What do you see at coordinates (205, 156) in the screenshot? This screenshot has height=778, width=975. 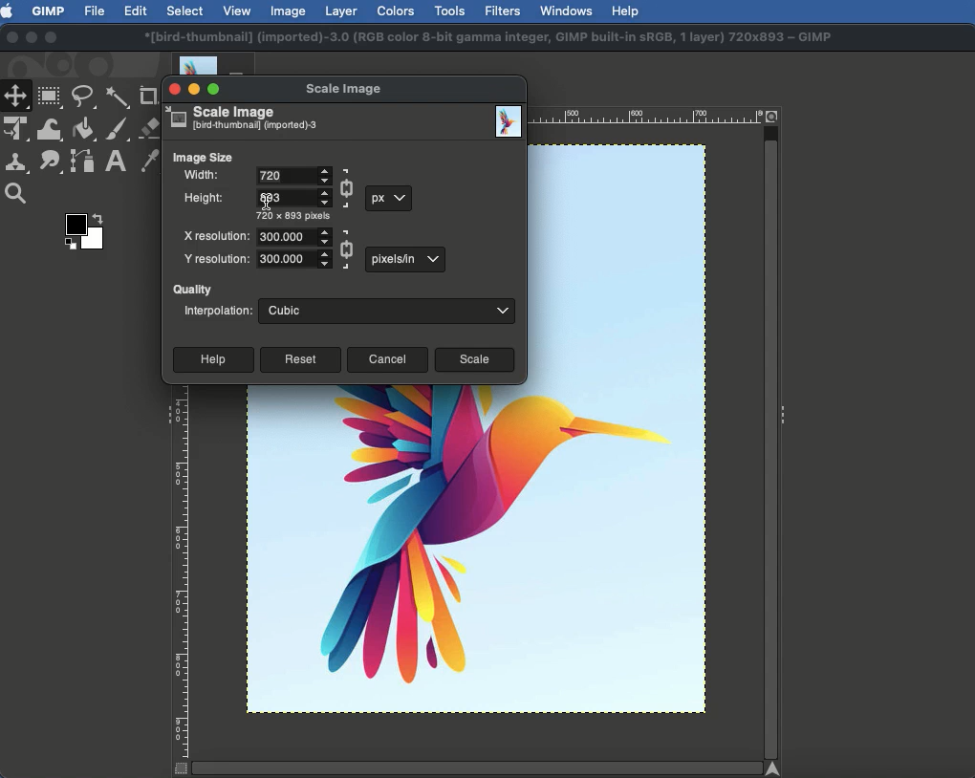 I see `Image size` at bounding box center [205, 156].